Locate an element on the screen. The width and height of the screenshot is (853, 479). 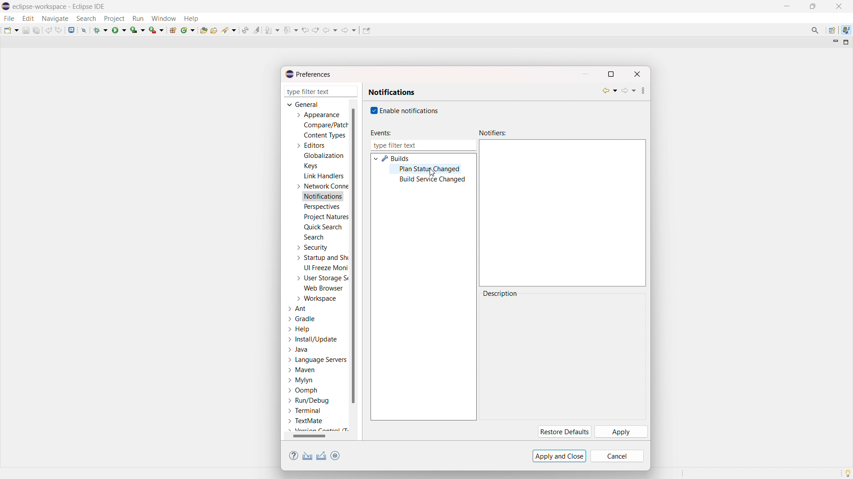
search is located at coordinates (314, 237).